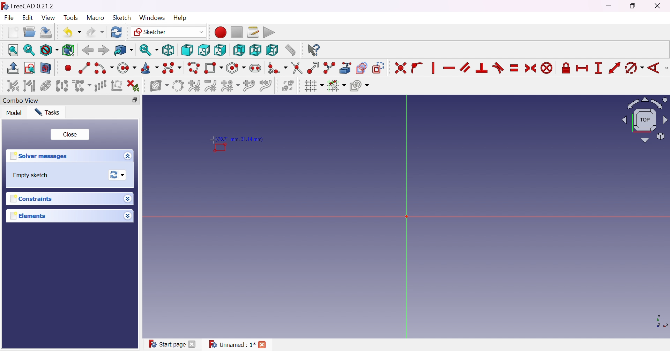 The image size is (670, 351). What do you see at coordinates (230, 85) in the screenshot?
I see `Modify knot multiplicity` at bounding box center [230, 85].